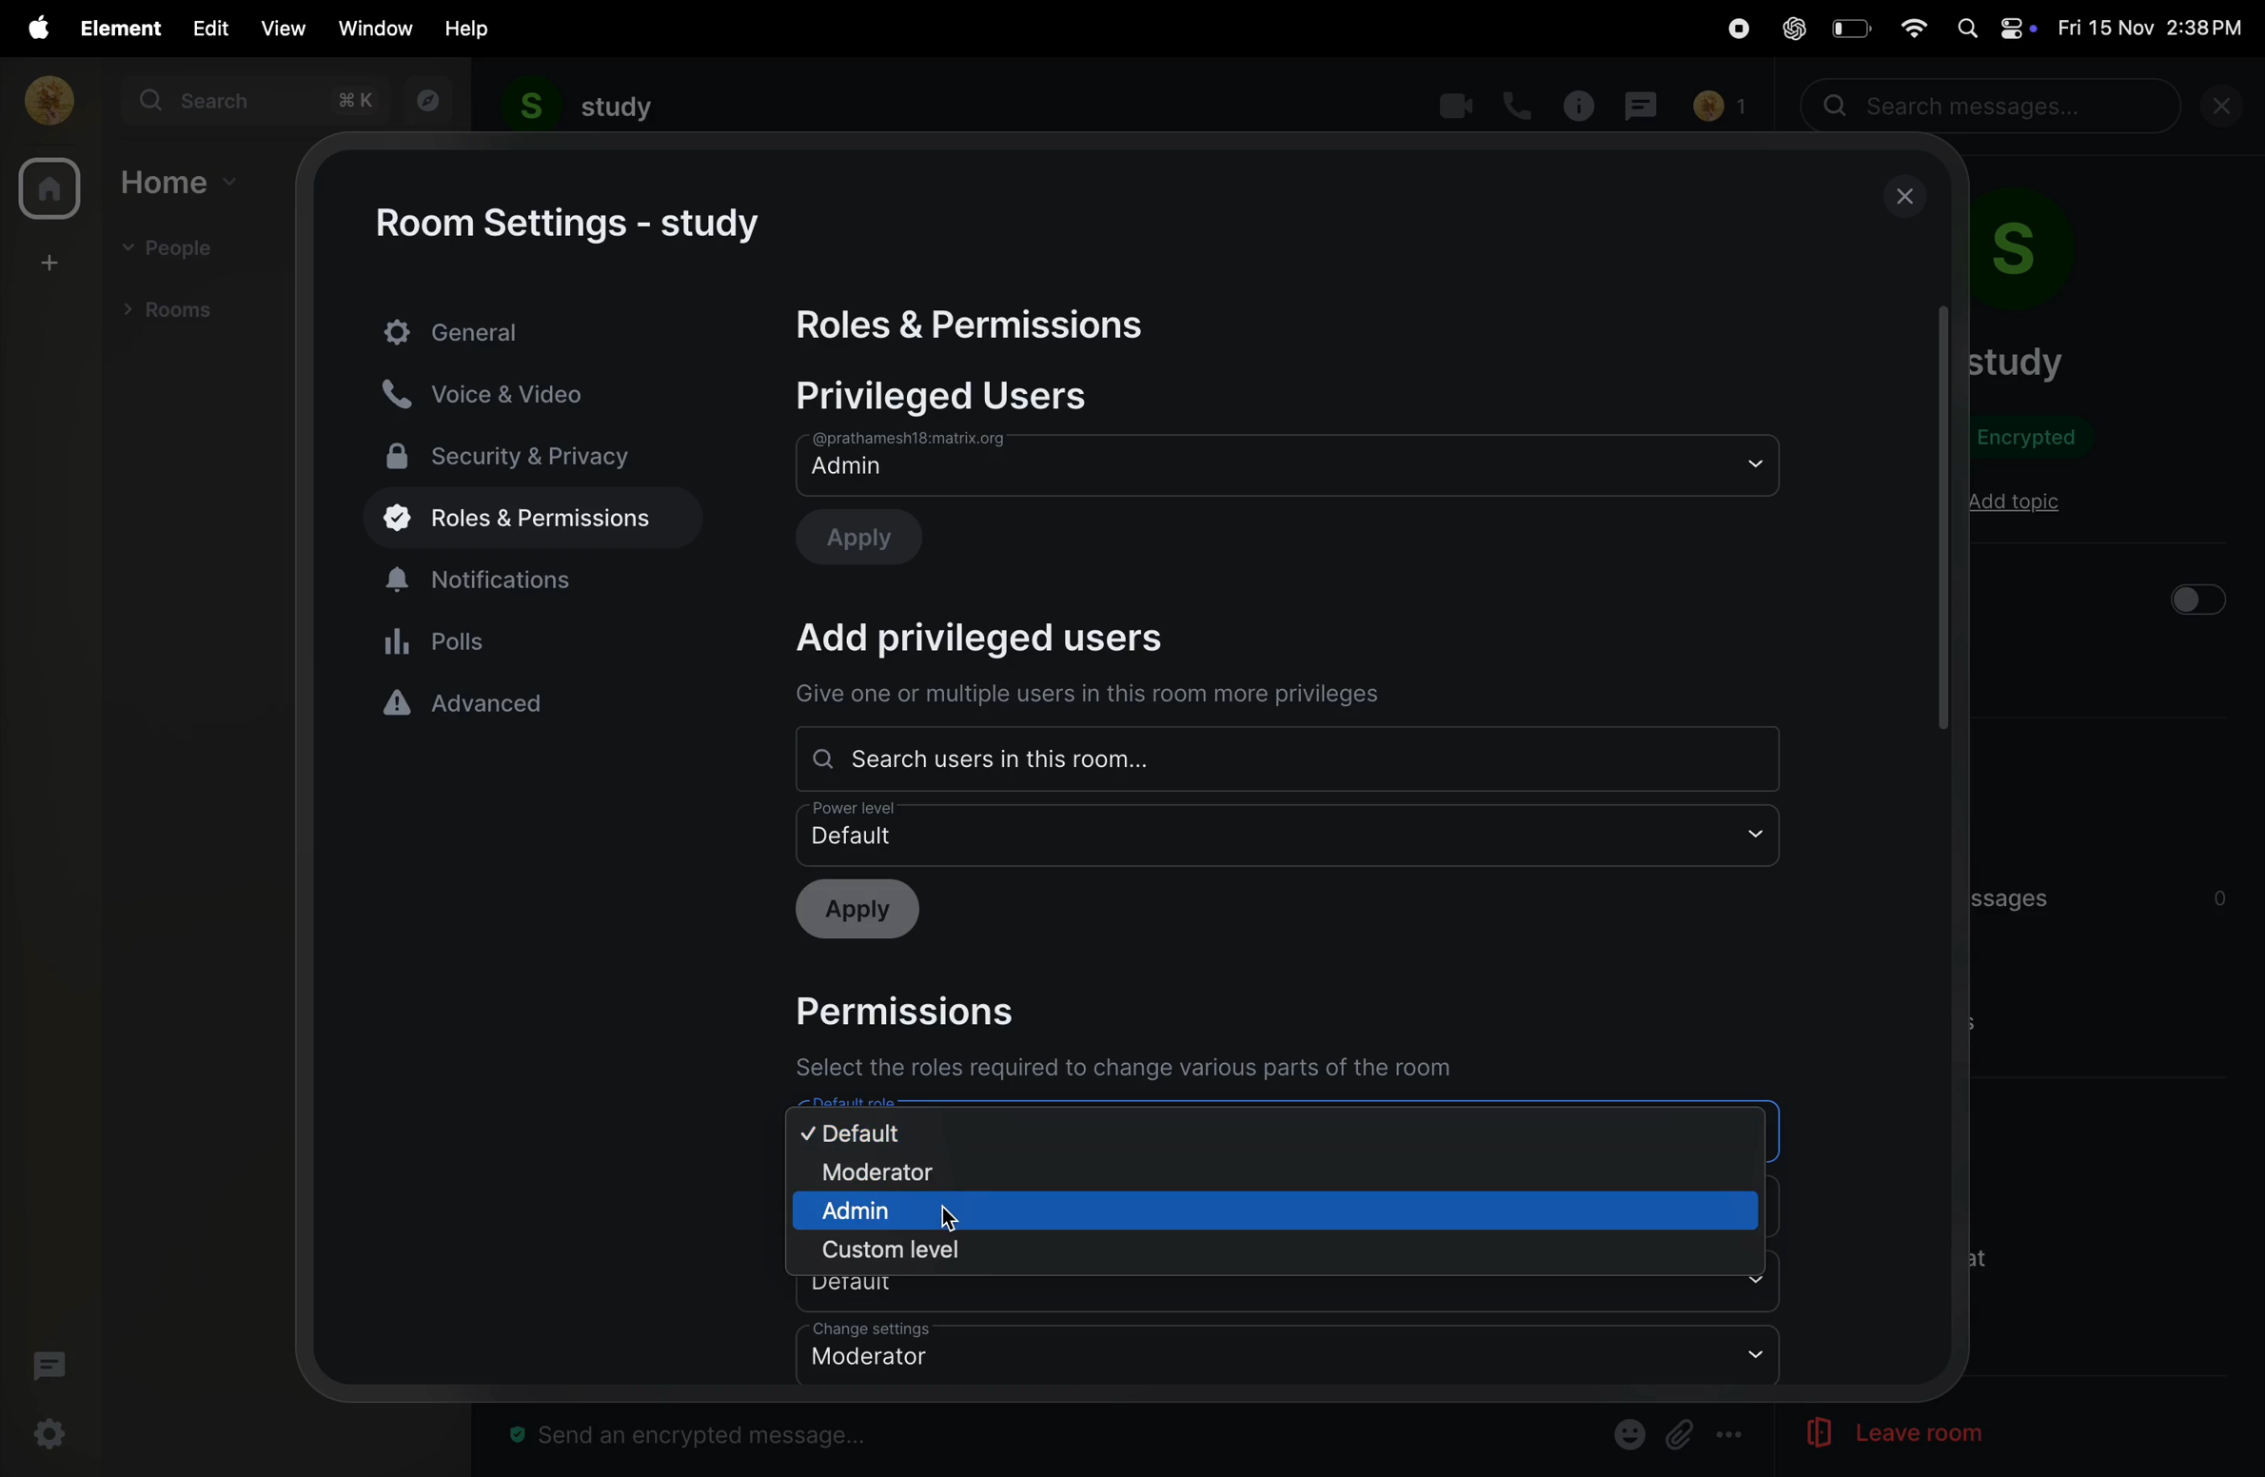  What do you see at coordinates (423, 101) in the screenshot?
I see `explore` at bounding box center [423, 101].